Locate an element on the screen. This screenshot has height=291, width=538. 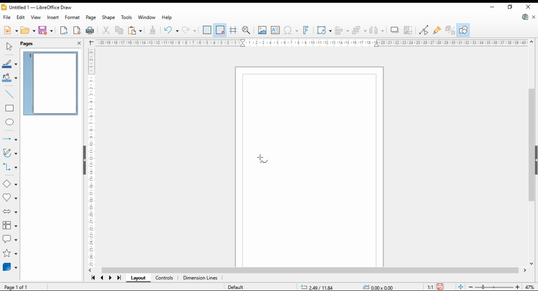
callout shapes is located at coordinates (10, 239).